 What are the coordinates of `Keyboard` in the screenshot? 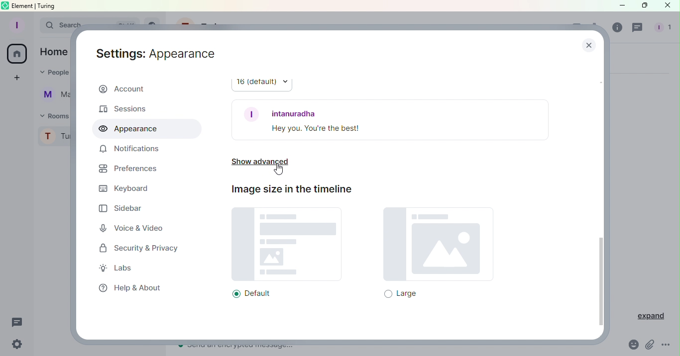 It's located at (132, 189).